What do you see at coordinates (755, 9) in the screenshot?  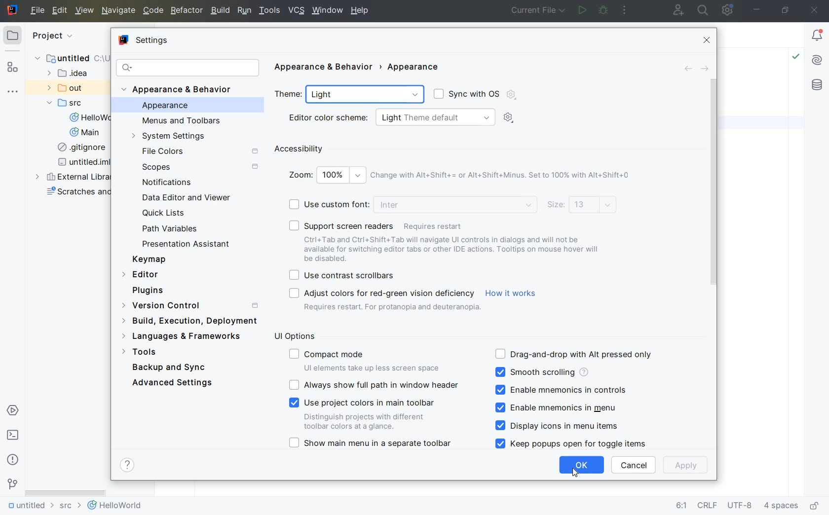 I see `minimize` at bounding box center [755, 9].